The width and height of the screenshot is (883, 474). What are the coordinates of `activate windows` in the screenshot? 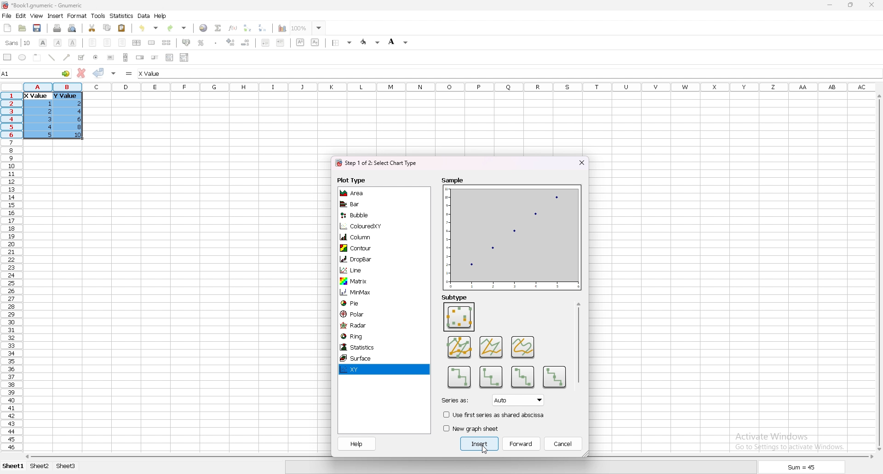 It's located at (793, 440).